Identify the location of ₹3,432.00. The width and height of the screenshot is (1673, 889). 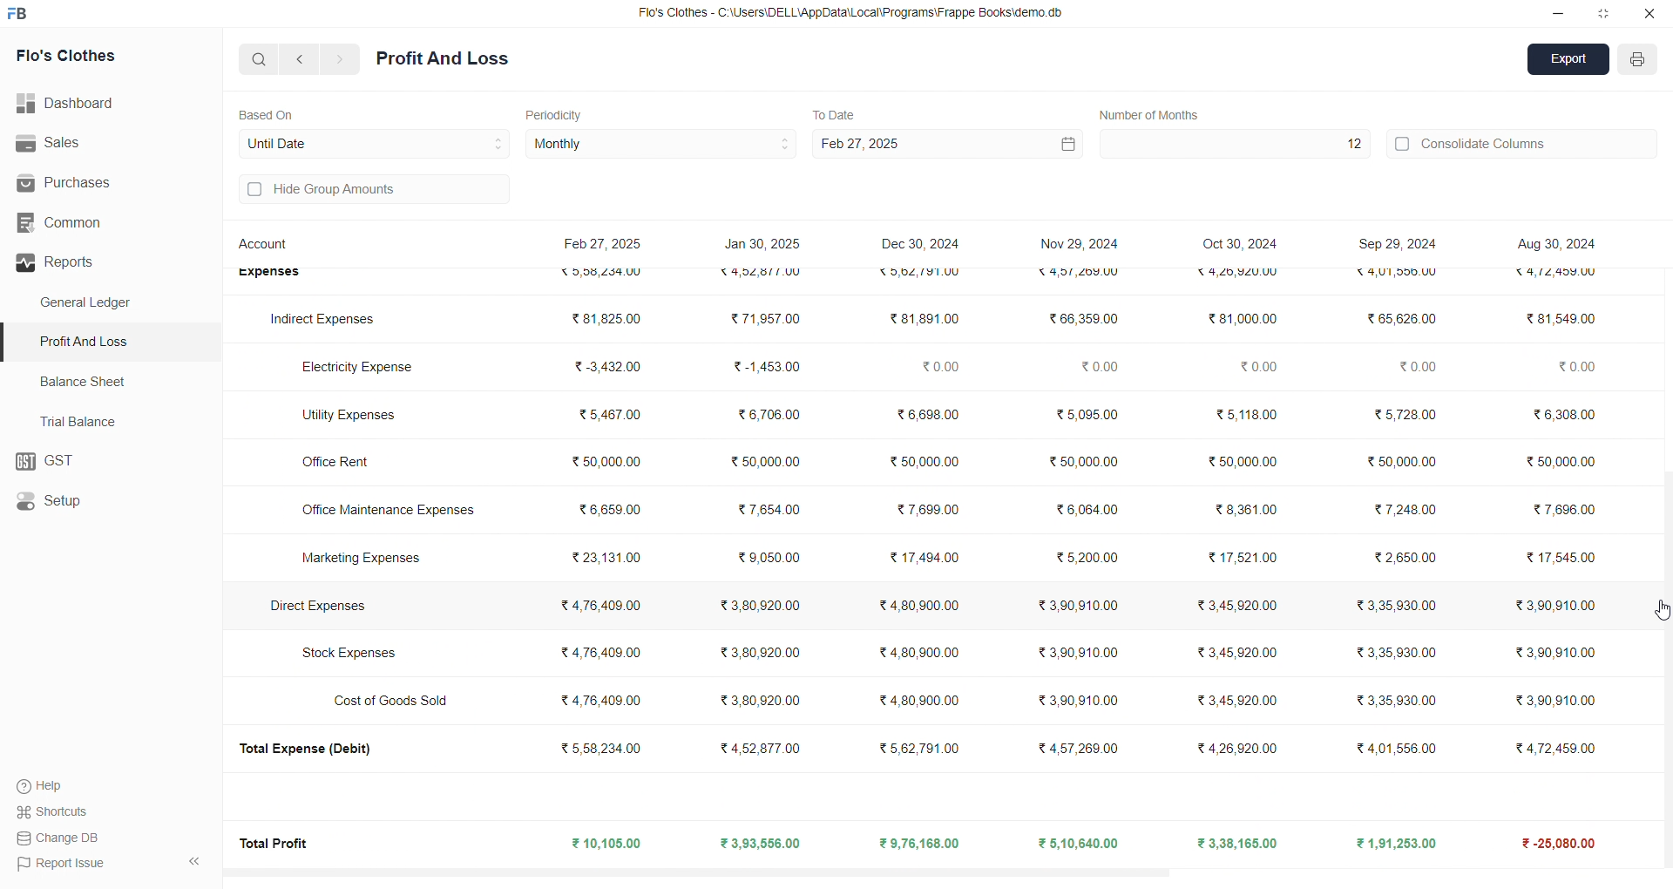
(601, 366).